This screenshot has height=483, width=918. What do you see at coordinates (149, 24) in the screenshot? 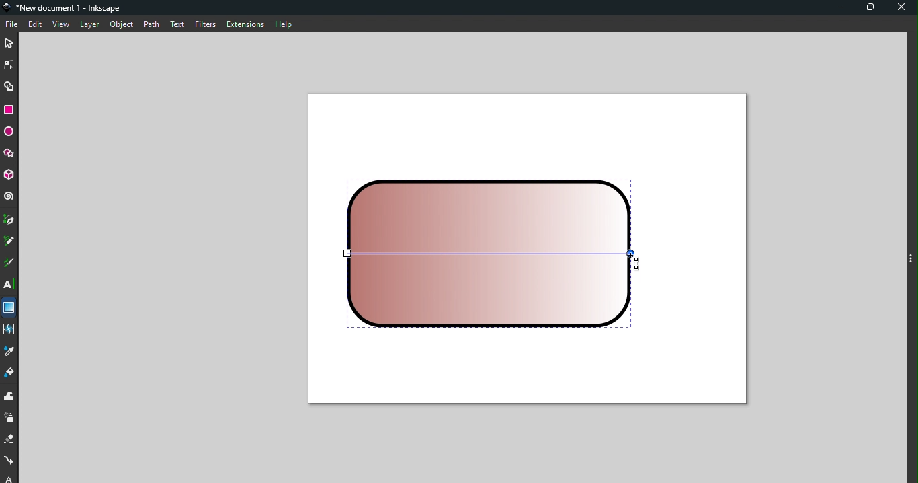
I see `Path` at bounding box center [149, 24].